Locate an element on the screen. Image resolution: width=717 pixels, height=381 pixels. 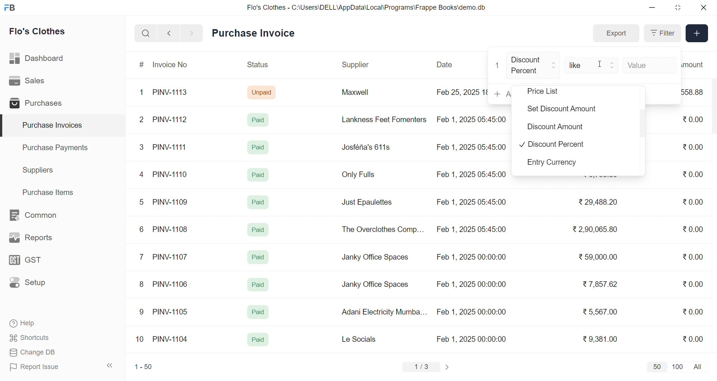
Filter is located at coordinates (662, 33).